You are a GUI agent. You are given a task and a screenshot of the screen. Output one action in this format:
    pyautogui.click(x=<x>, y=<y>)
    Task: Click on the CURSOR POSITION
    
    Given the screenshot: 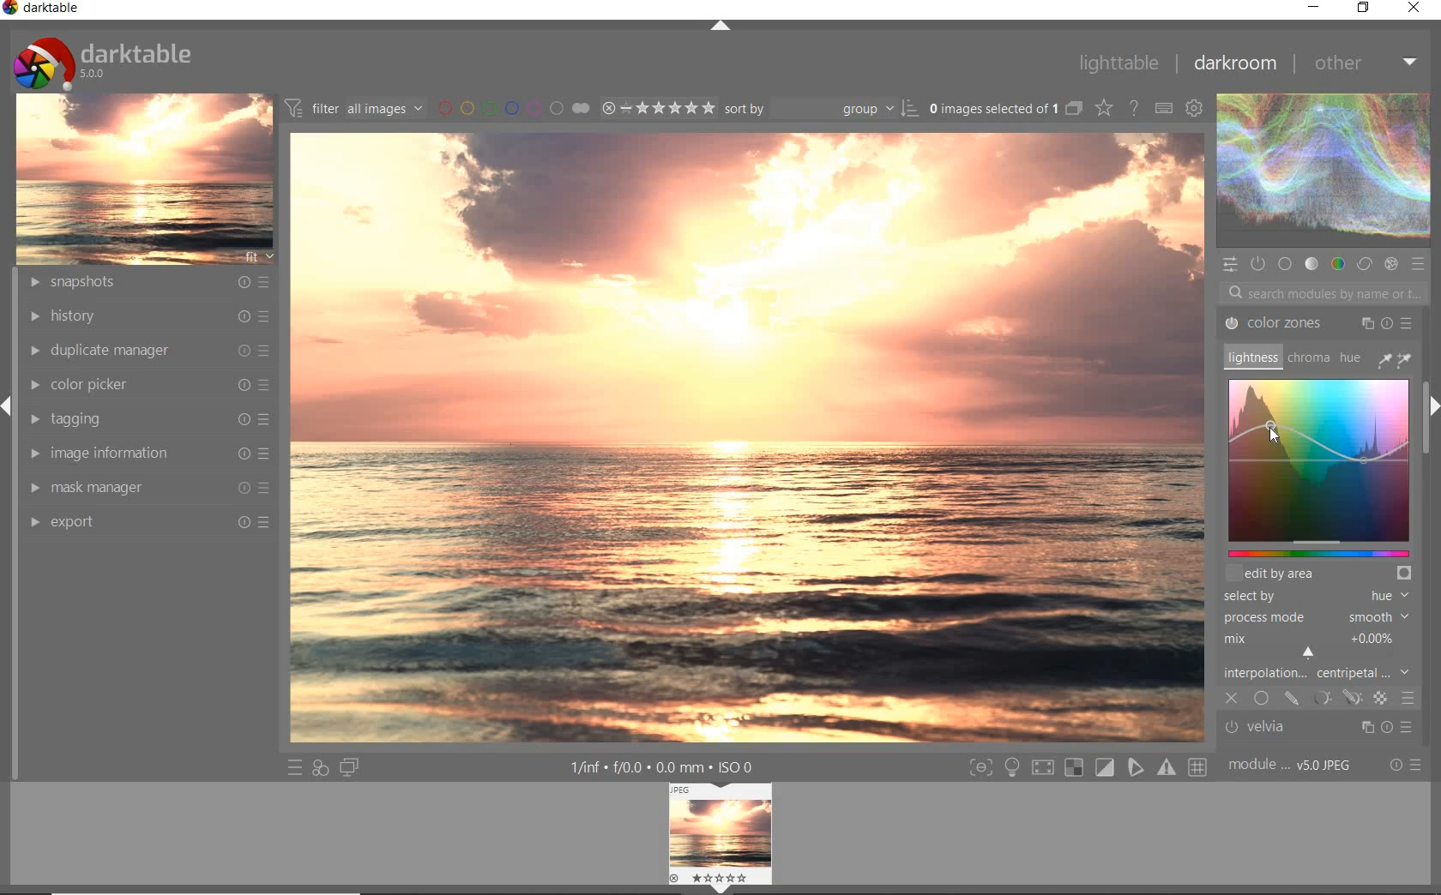 What is the action you would take?
    pyautogui.click(x=1271, y=431)
    